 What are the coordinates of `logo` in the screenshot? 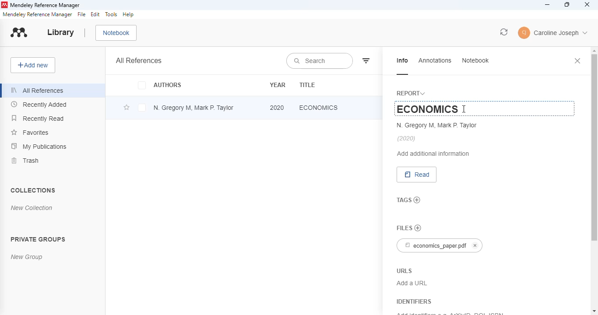 It's located at (19, 32).